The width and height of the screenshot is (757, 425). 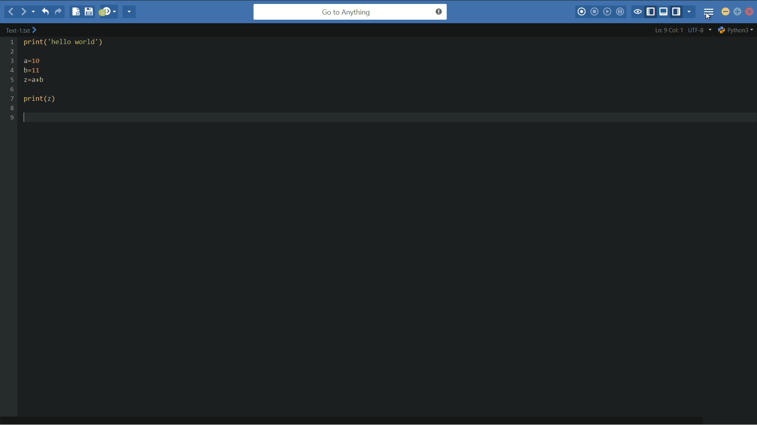 I want to click on jump to next syntax checking result, so click(x=108, y=13).